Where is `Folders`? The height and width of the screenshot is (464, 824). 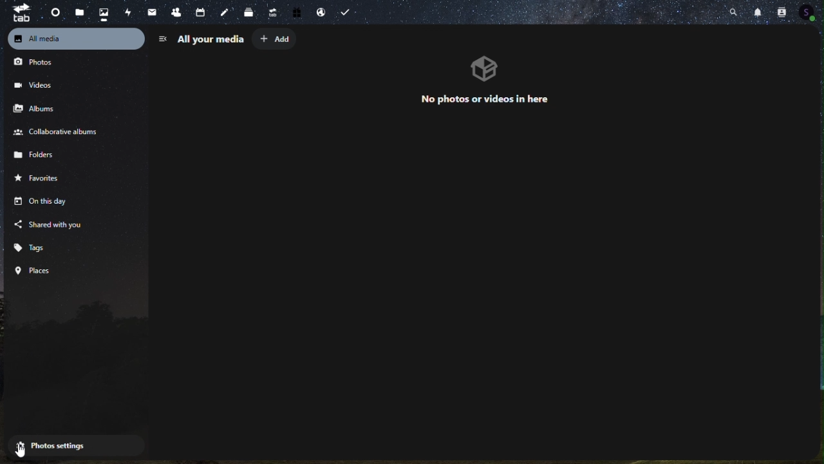
Folders is located at coordinates (45, 158).